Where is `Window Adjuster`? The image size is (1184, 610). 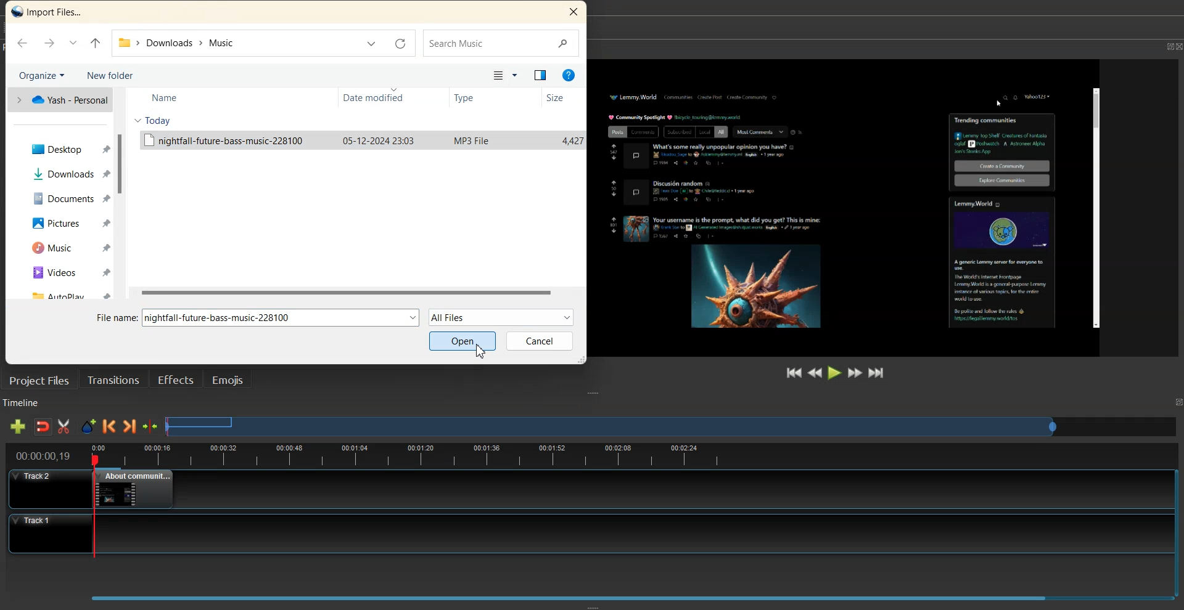
Window Adjuster is located at coordinates (582, 360).